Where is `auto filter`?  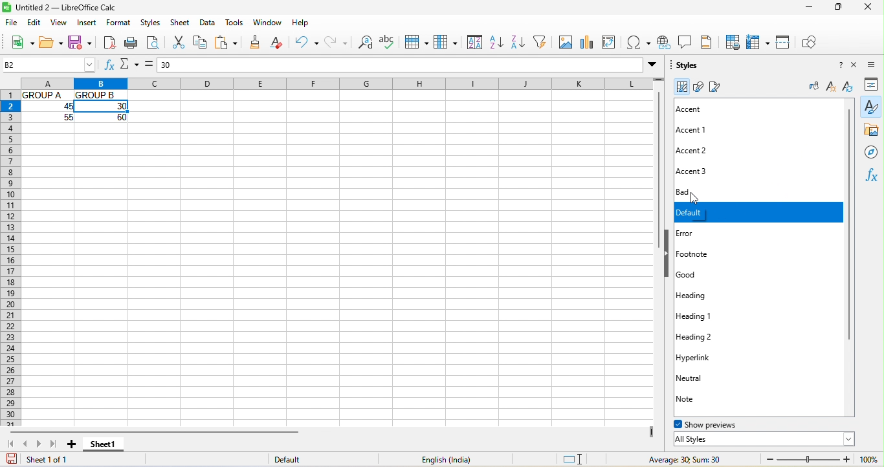 auto filter is located at coordinates (543, 41).